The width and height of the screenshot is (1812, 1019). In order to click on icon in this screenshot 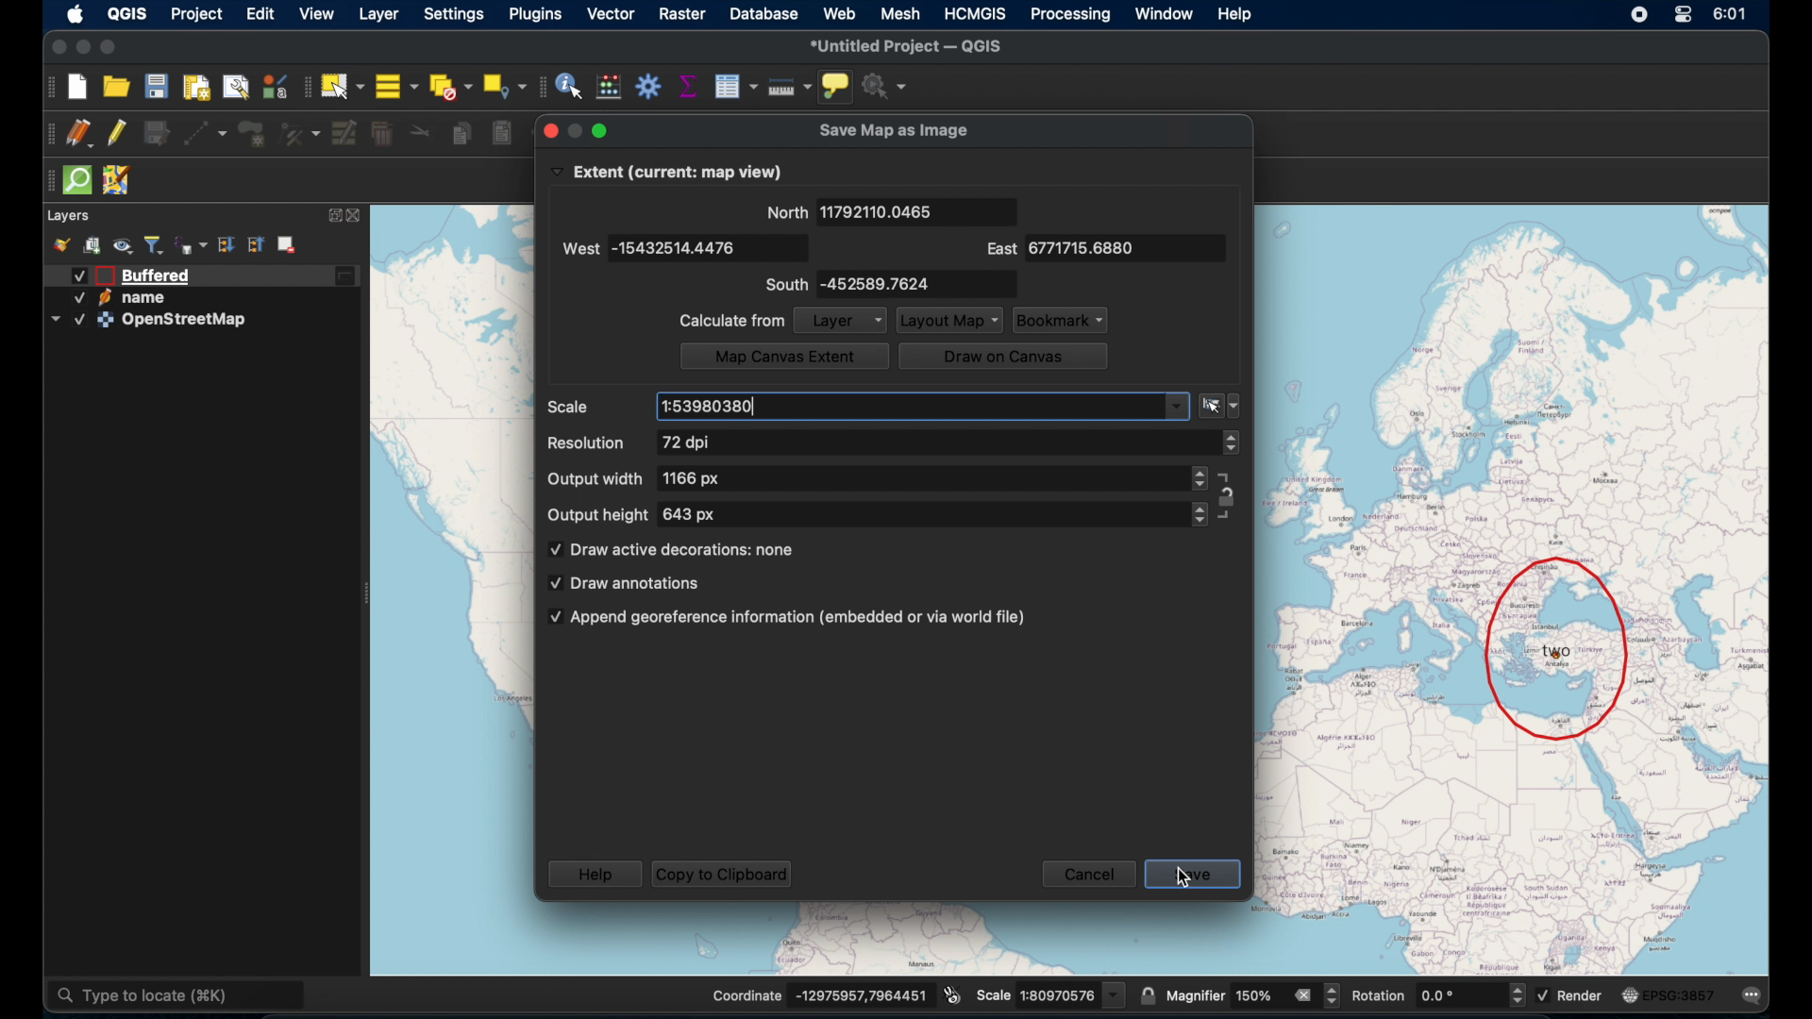, I will do `click(104, 298)`.